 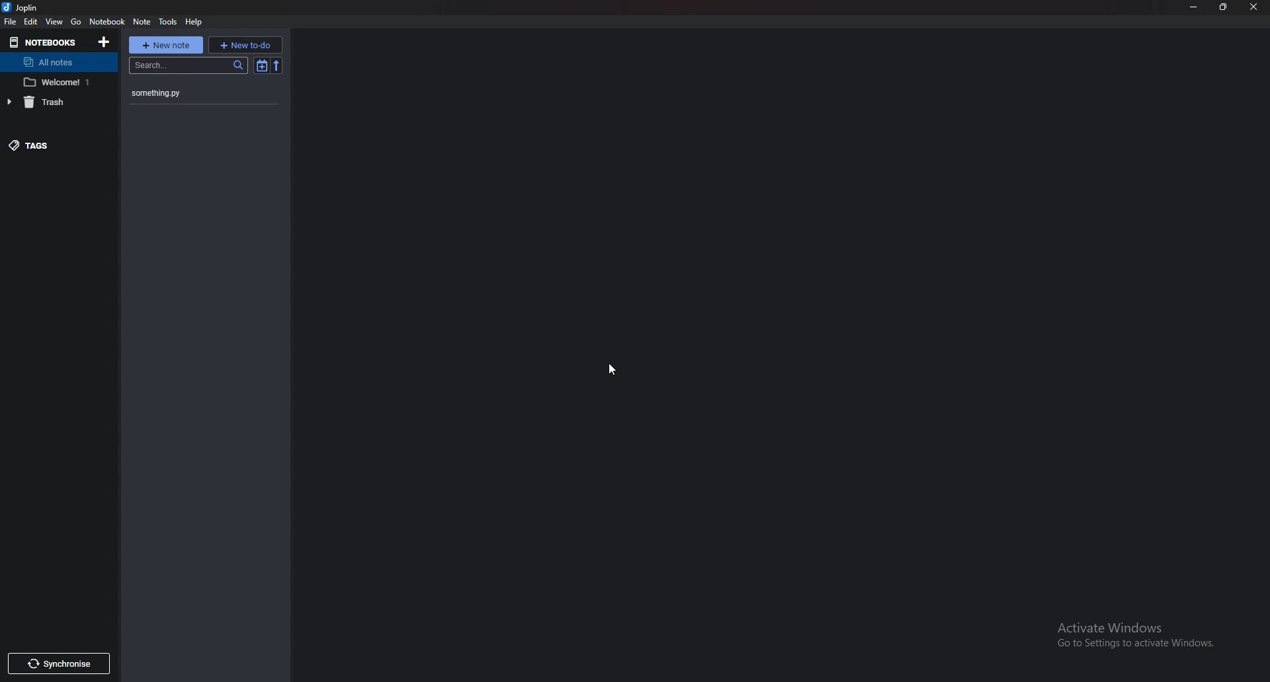 I want to click on Tags, so click(x=51, y=144).